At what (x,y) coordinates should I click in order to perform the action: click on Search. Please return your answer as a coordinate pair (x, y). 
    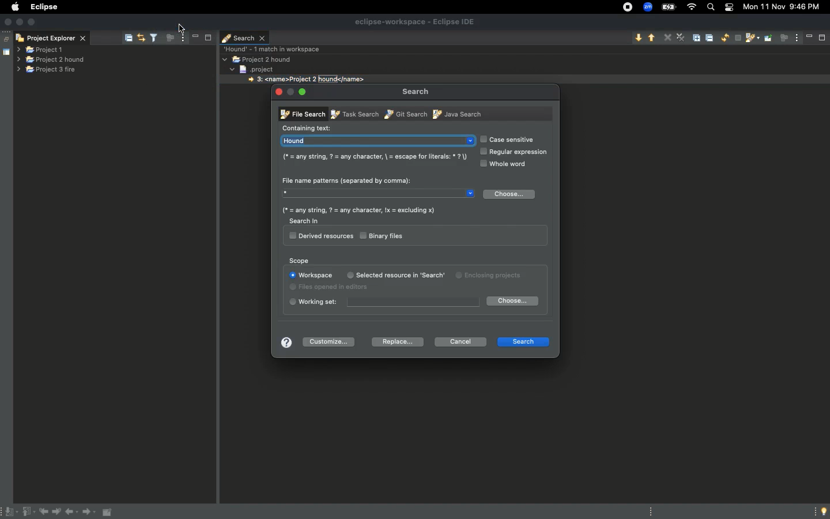
    Looking at the image, I should click on (244, 37).